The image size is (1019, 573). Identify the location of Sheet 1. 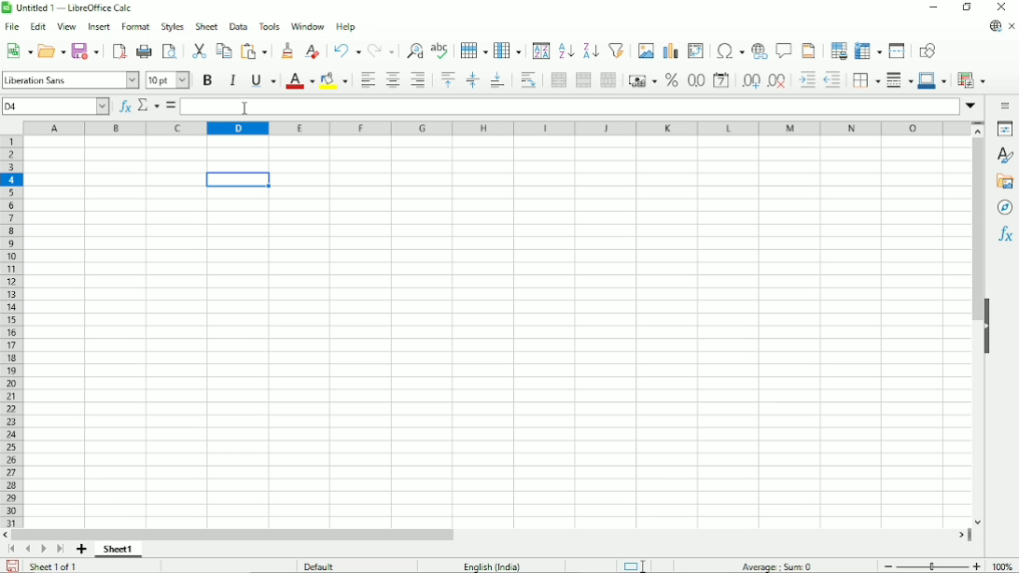
(119, 551).